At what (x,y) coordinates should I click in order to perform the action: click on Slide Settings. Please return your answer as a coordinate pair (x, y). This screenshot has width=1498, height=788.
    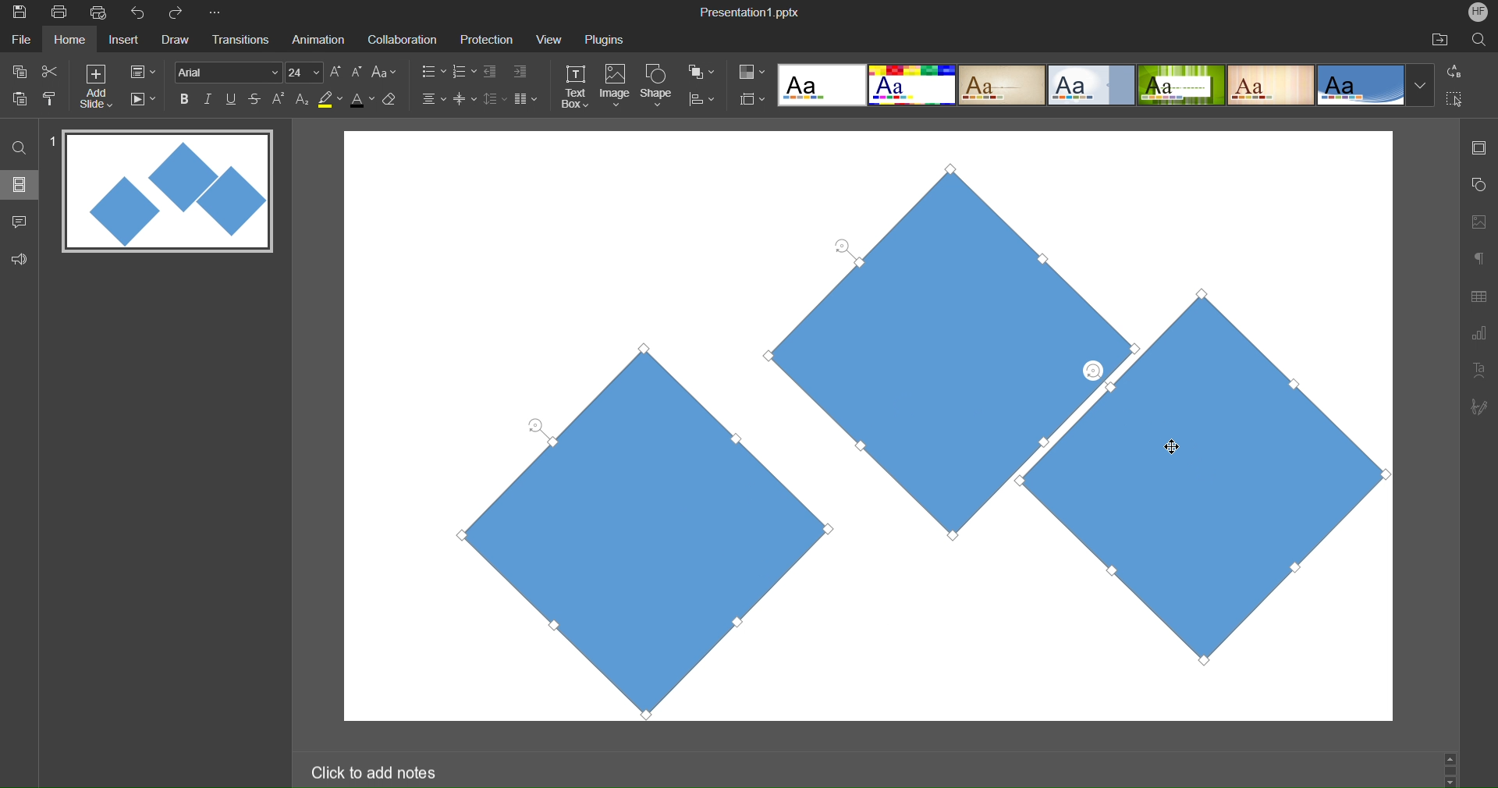
    Looking at the image, I should click on (143, 72).